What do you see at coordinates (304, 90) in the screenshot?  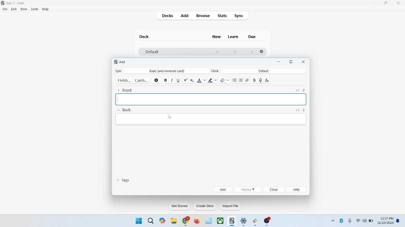 I see `sticky` at bounding box center [304, 90].